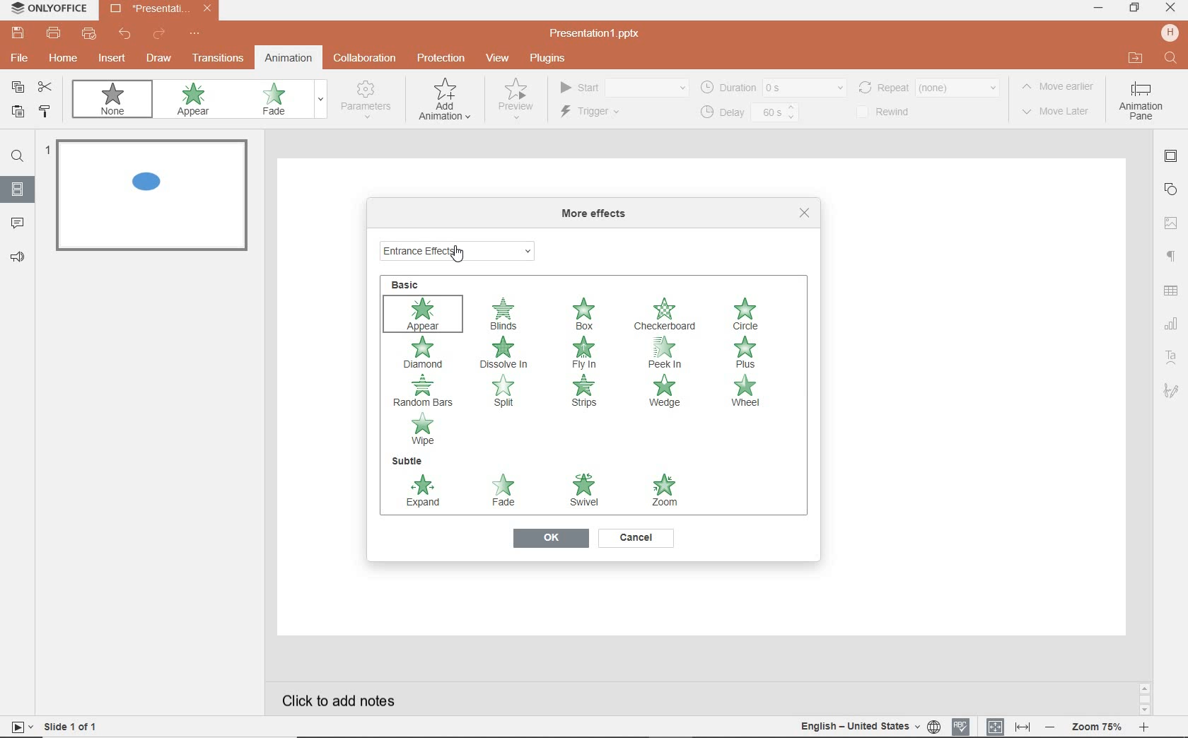 This screenshot has width=1188, height=738. Describe the element at coordinates (745, 393) in the screenshot. I see `WHEEL` at that location.